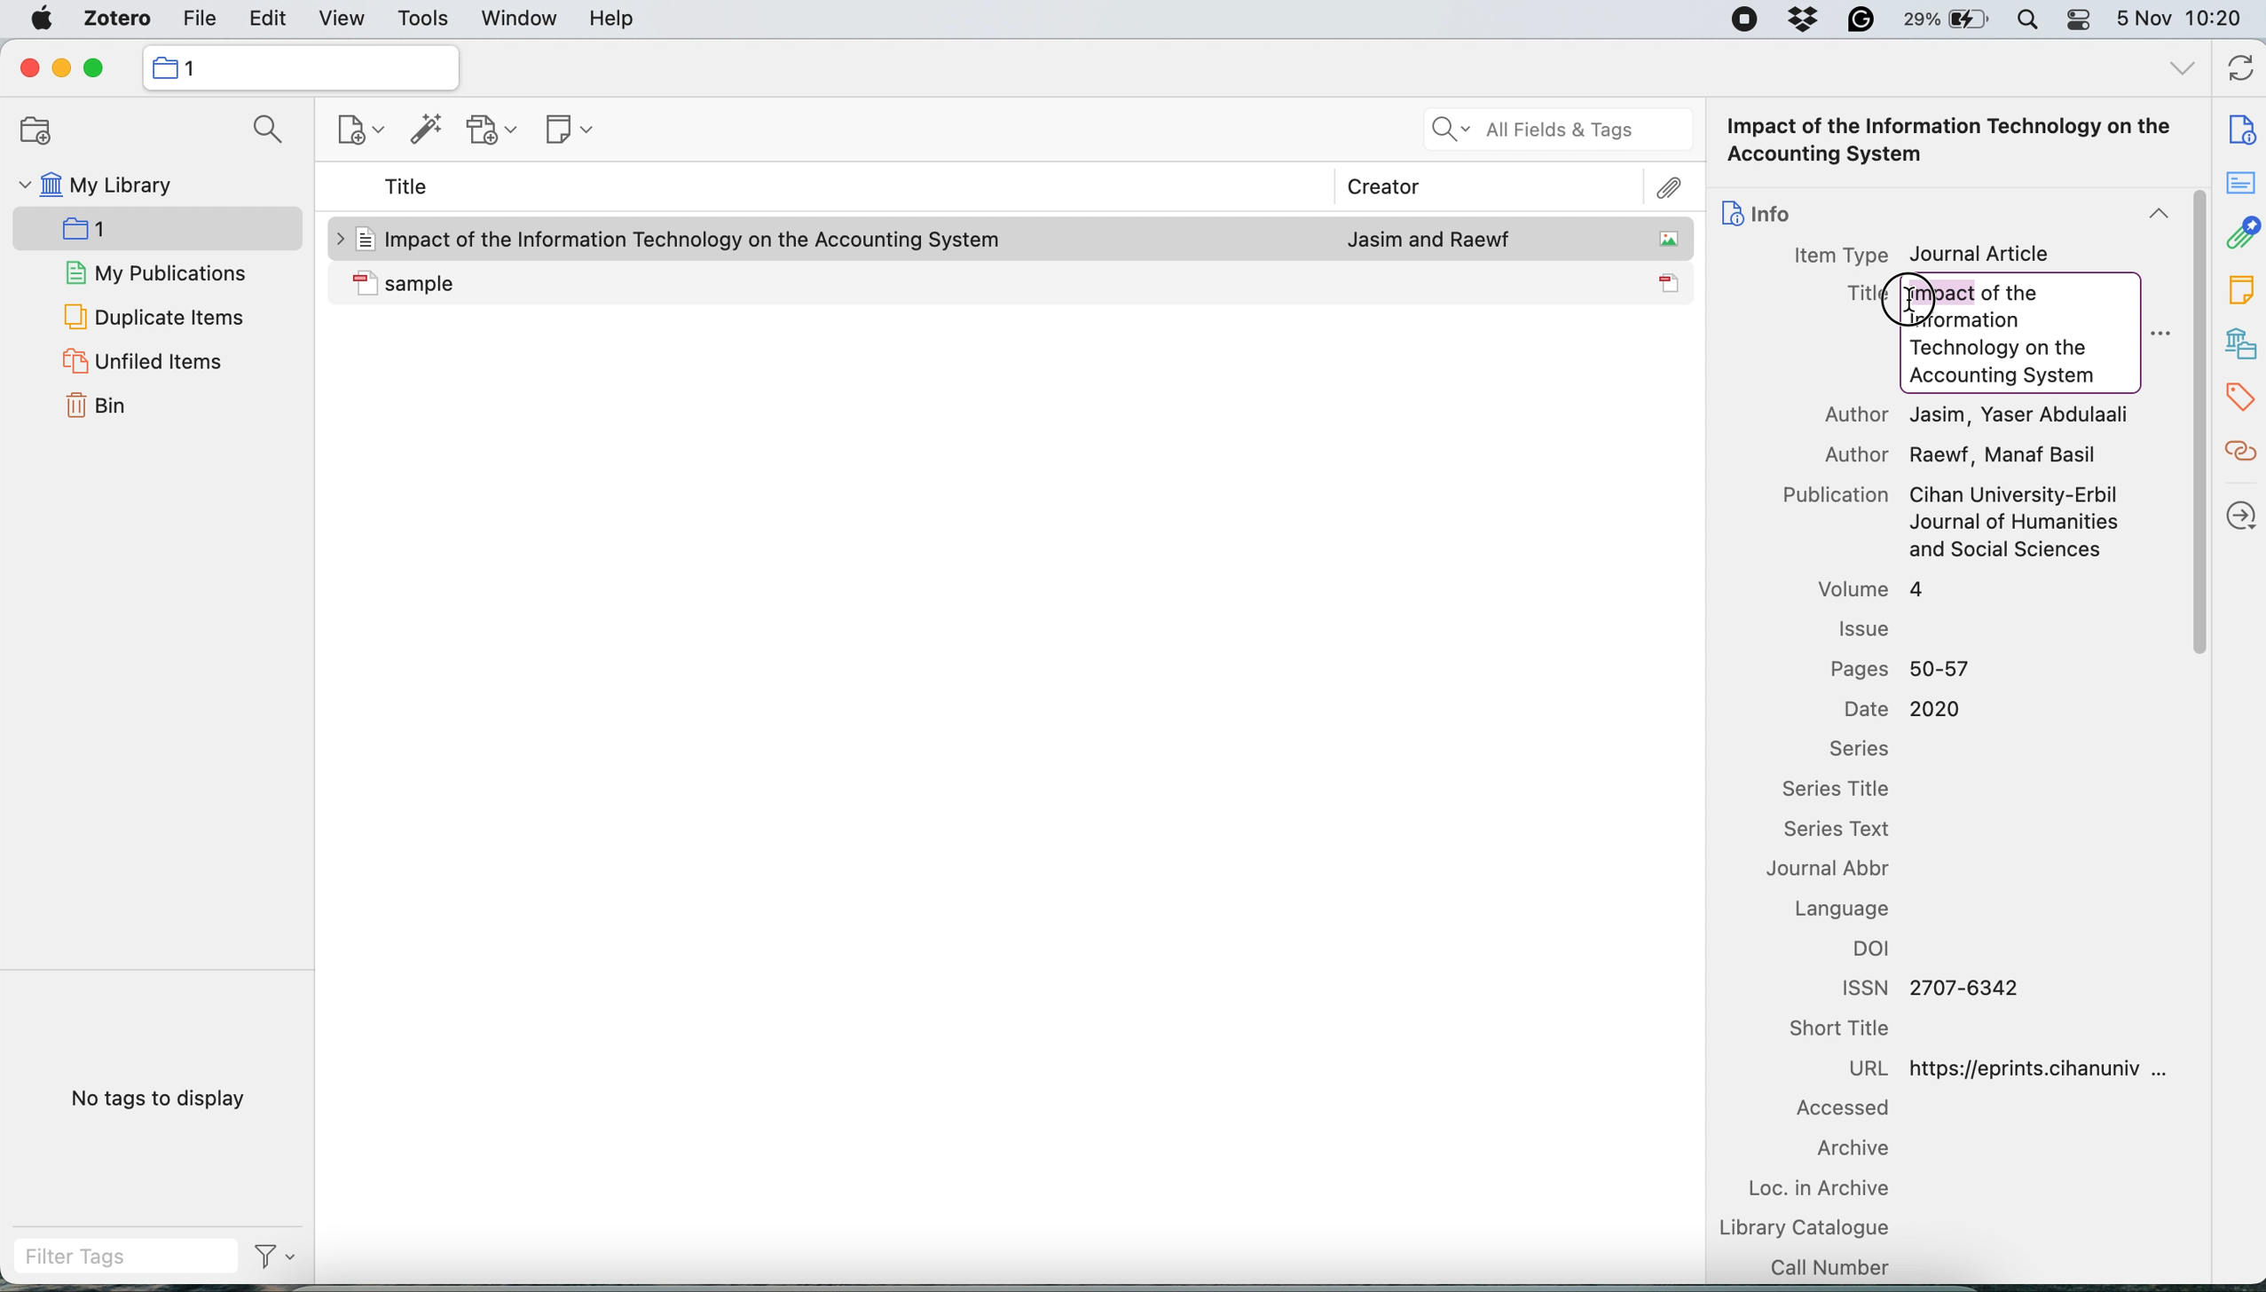 The image size is (2266, 1292). What do you see at coordinates (2082, 22) in the screenshot?
I see `control center` at bounding box center [2082, 22].